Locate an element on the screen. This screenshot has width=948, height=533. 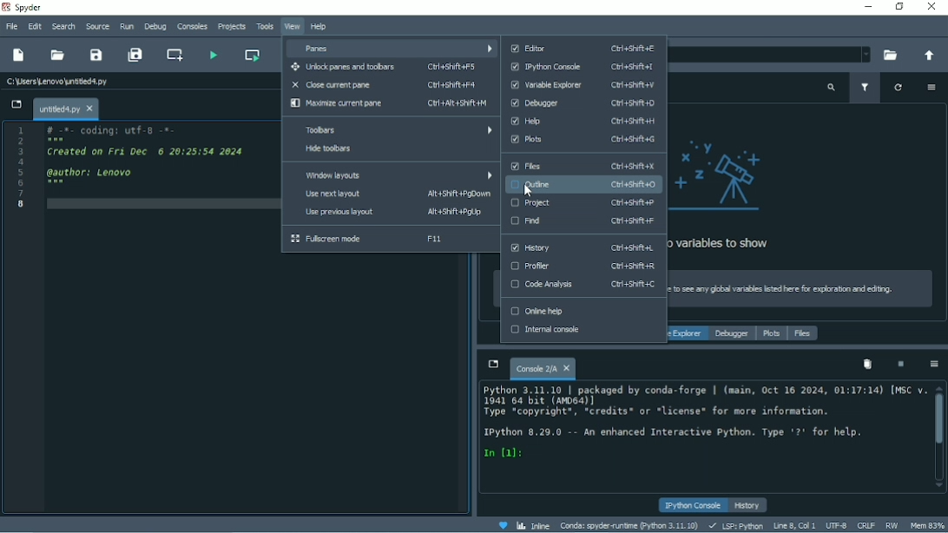
Interrupt kernel is located at coordinates (901, 364).